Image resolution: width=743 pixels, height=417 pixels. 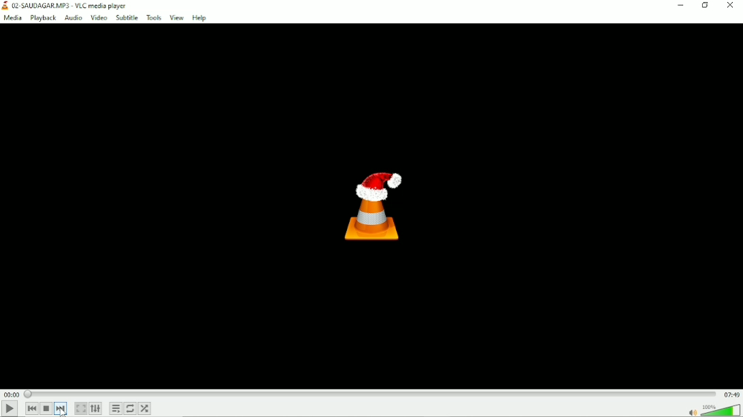 What do you see at coordinates (126, 18) in the screenshot?
I see `Subtitle` at bounding box center [126, 18].